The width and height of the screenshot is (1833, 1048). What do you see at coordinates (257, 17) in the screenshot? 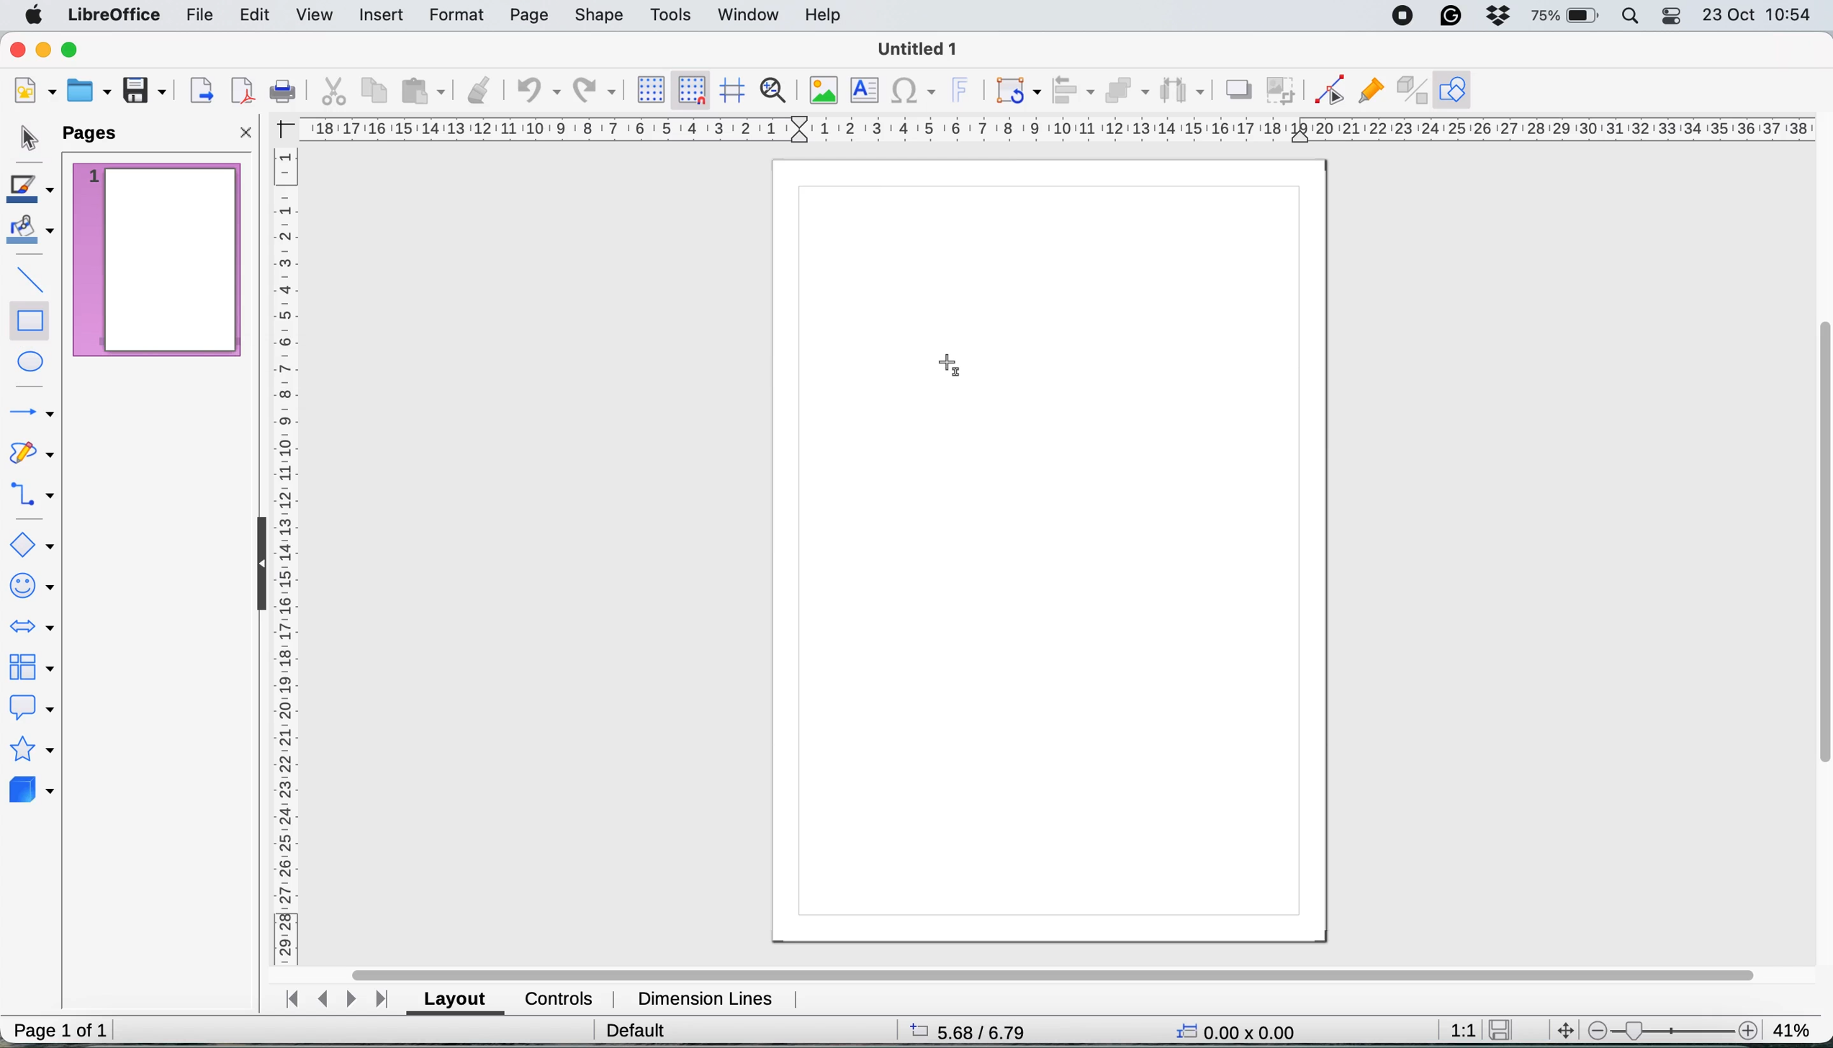
I see `edit` at bounding box center [257, 17].